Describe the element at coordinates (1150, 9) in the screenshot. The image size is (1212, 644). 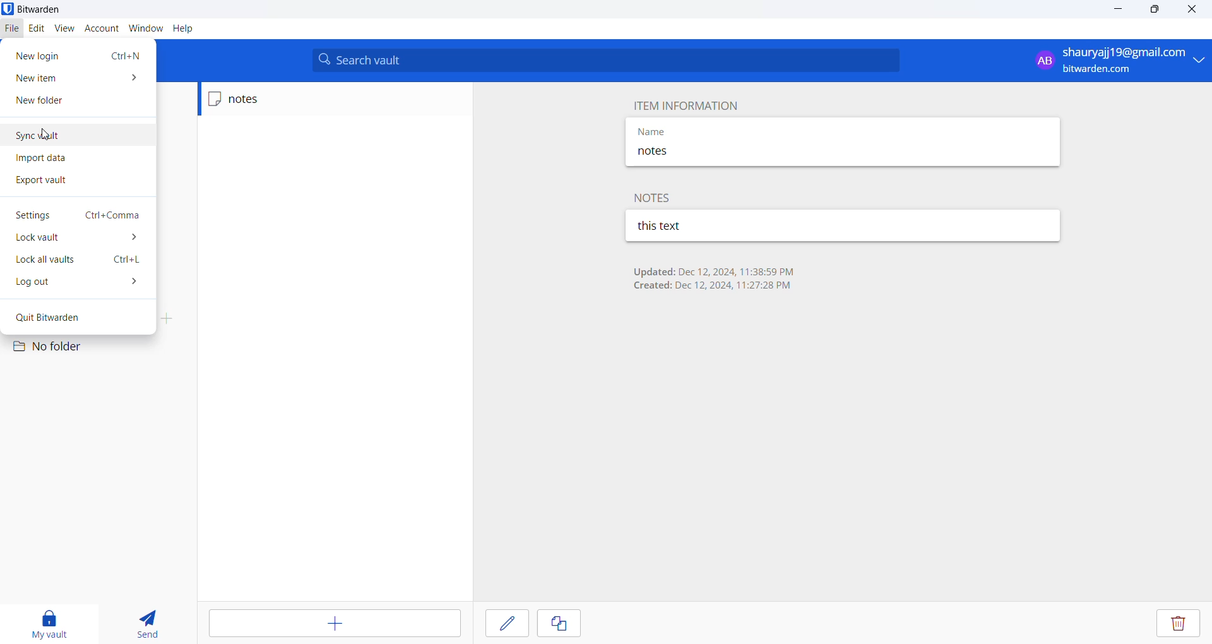
I see `maximize` at that location.